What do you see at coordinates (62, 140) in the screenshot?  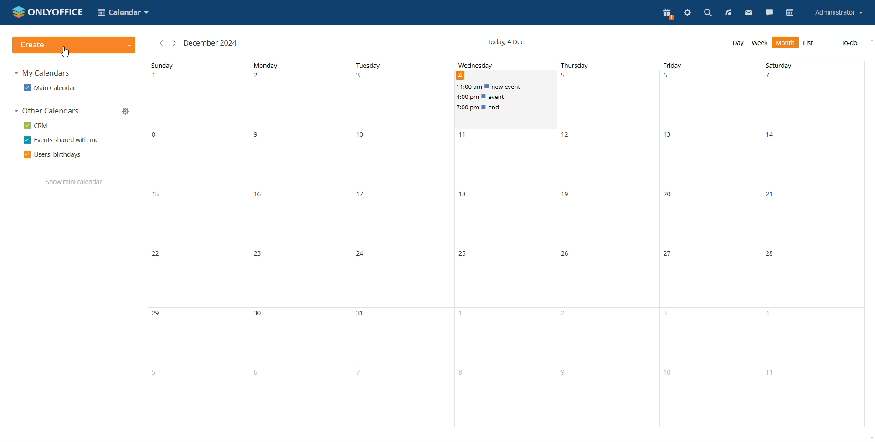 I see `events shared with me` at bounding box center [62, 140].